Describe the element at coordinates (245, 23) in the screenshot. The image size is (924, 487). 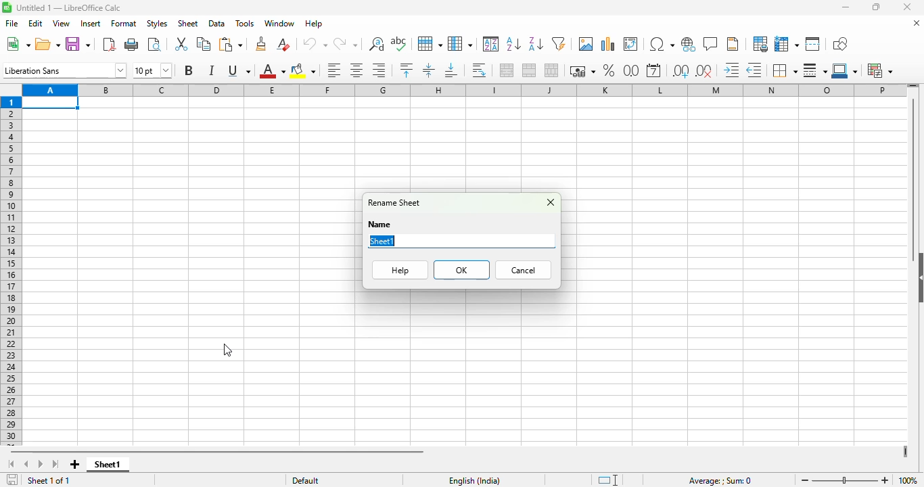
I see `tools` at that location.